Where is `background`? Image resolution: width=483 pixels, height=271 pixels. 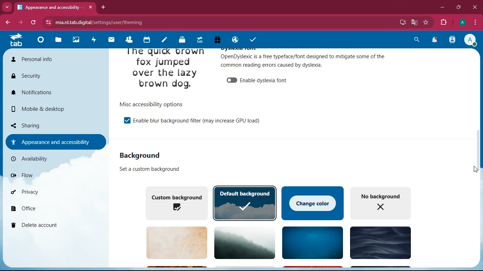 background is located at coordinates (146, 155).